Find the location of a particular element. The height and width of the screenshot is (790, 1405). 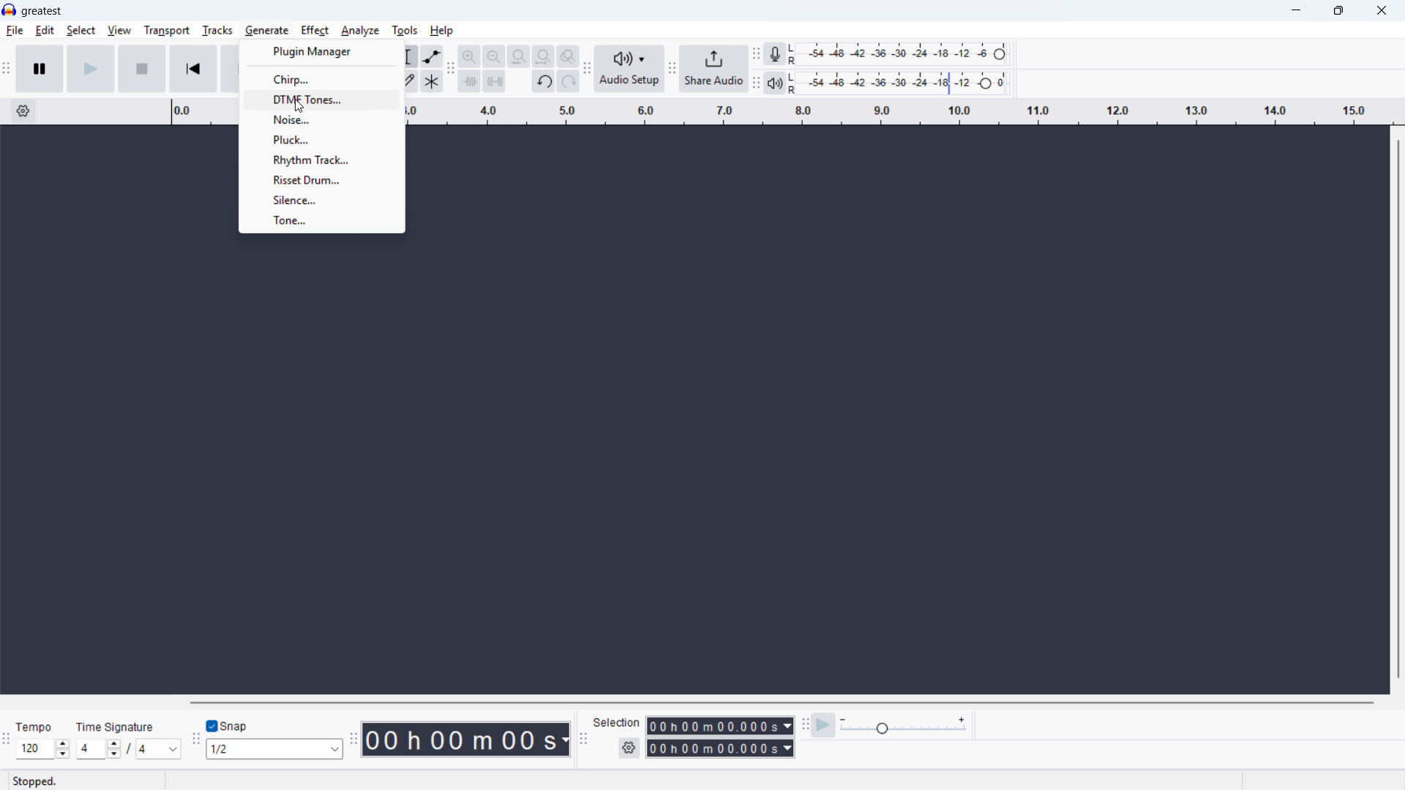

fit project to width is located at coordinates (544, 56).